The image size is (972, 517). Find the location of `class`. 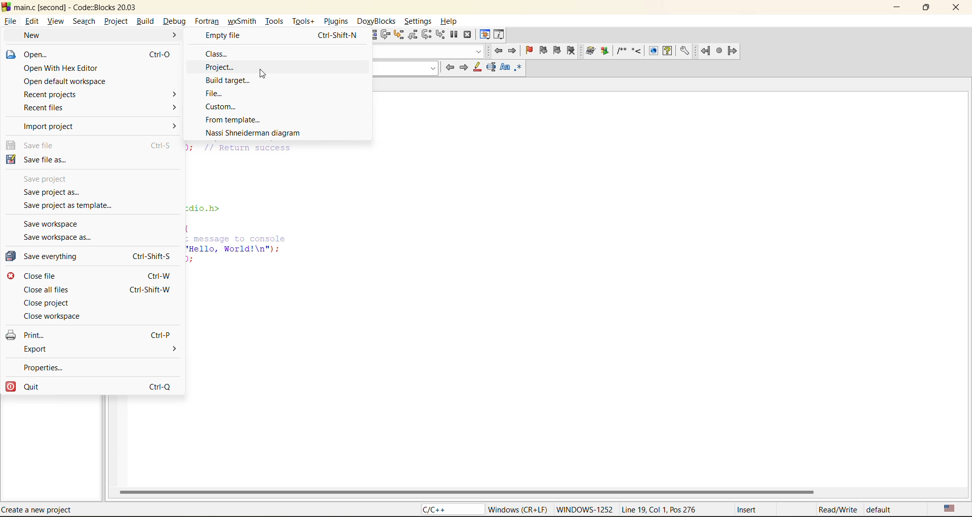

class is located at coordinates (229, 53).